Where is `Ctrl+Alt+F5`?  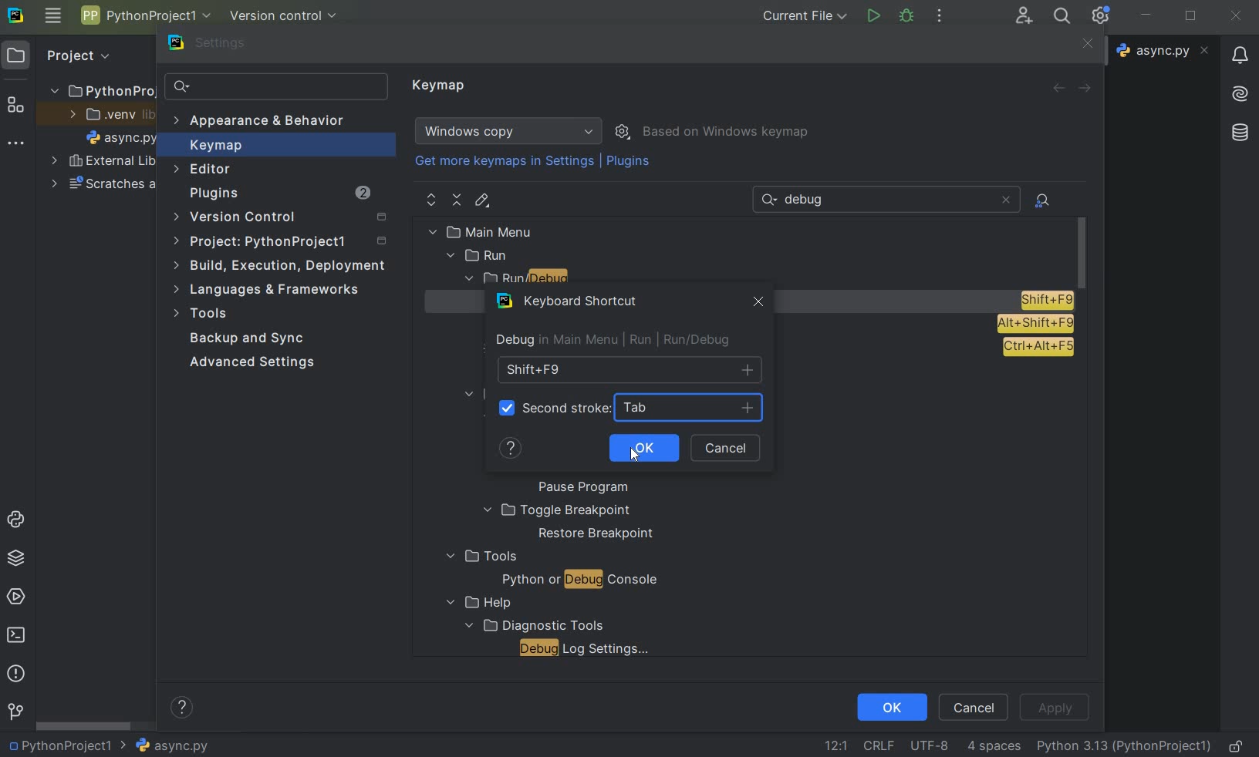 Ctrl+Alt+F5 is located at coordinates (1038, 348).